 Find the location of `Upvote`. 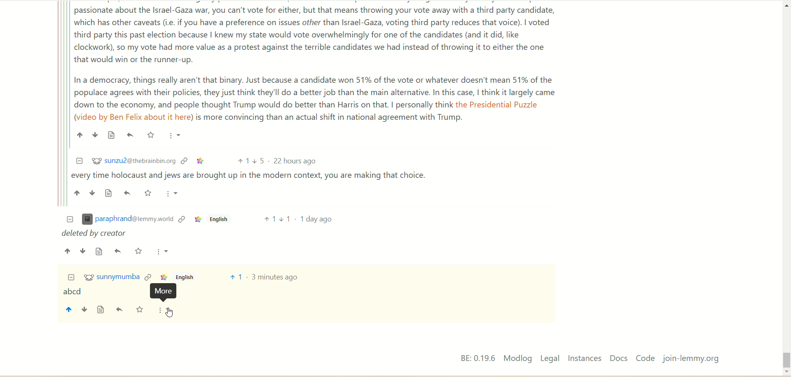

Upvote is located at coordinates (80, 135).